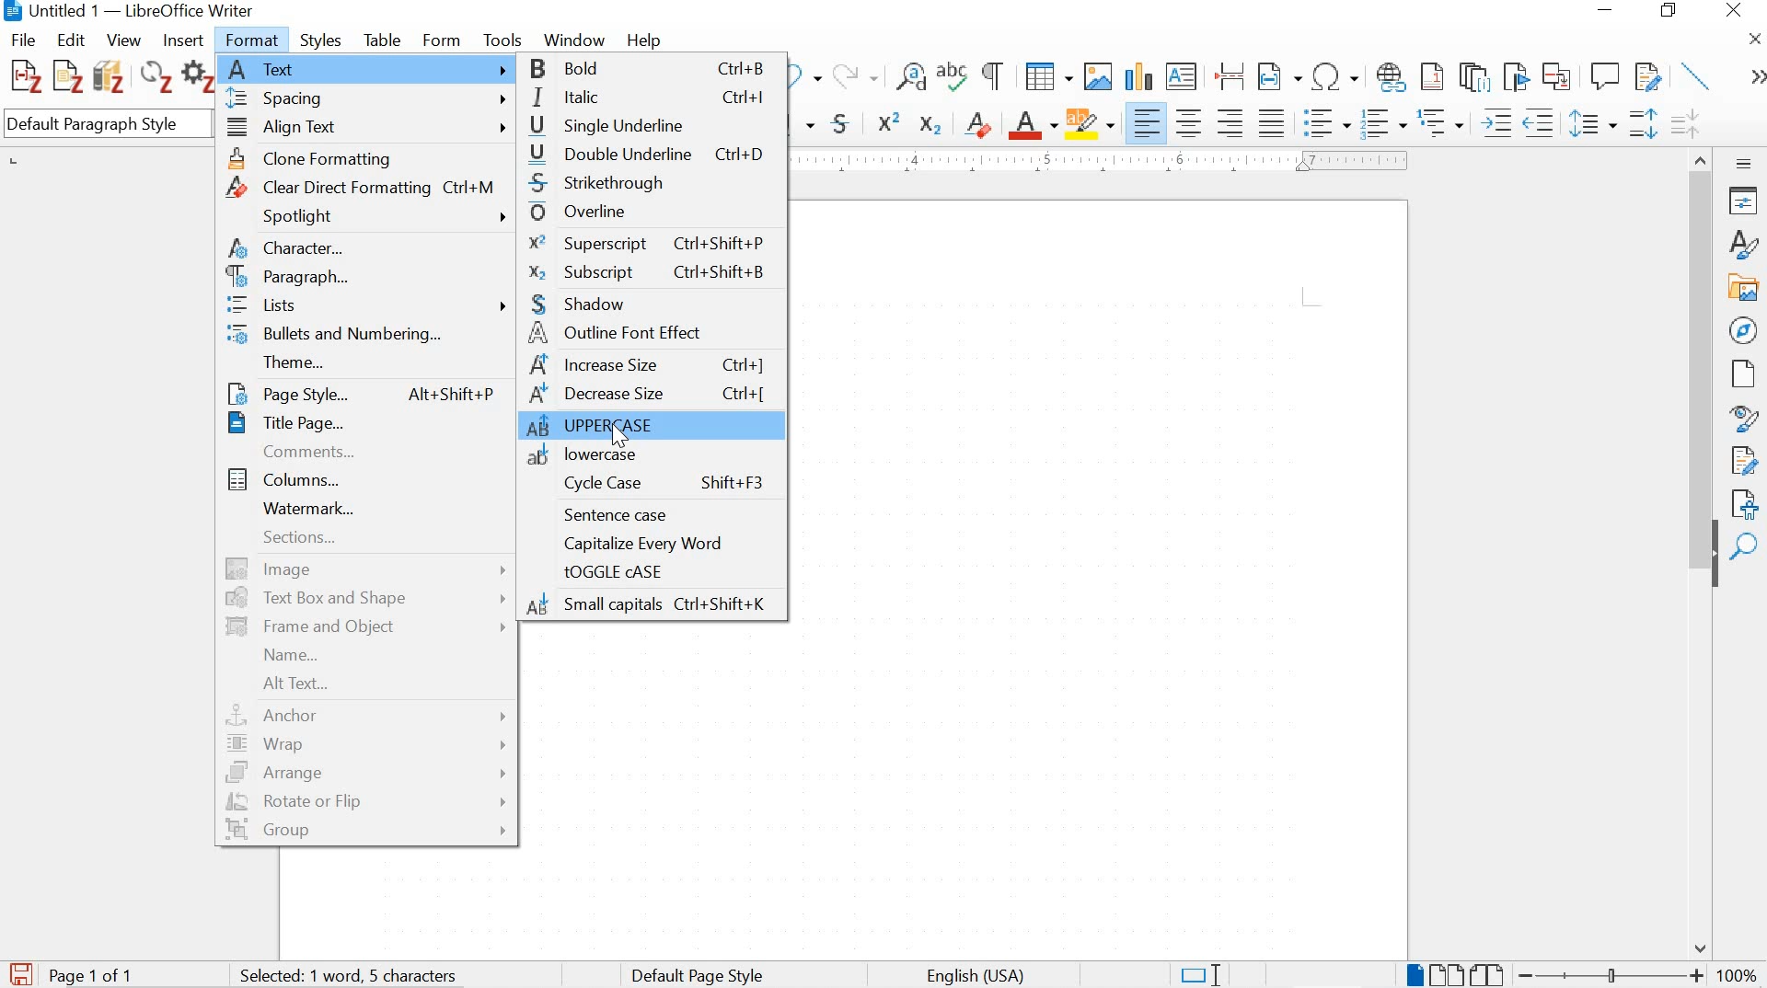 This screenshot has height=988, width=1767. I want to click on add note, so click(68, 75).